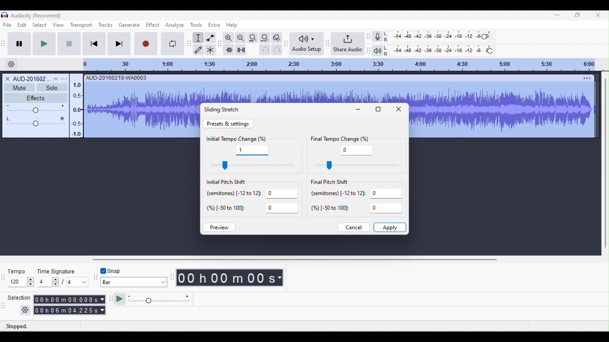  I want to click on zoom in, so click(229, 38).